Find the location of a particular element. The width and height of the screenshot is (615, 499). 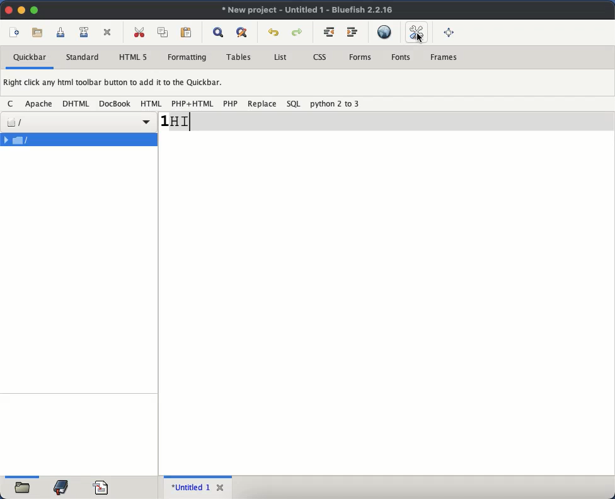

docbook is located at coordinates (115, 103).